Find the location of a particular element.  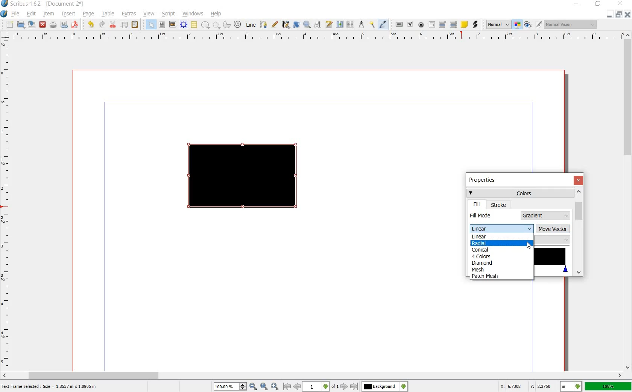

undo is located at coordinates (92, 25).